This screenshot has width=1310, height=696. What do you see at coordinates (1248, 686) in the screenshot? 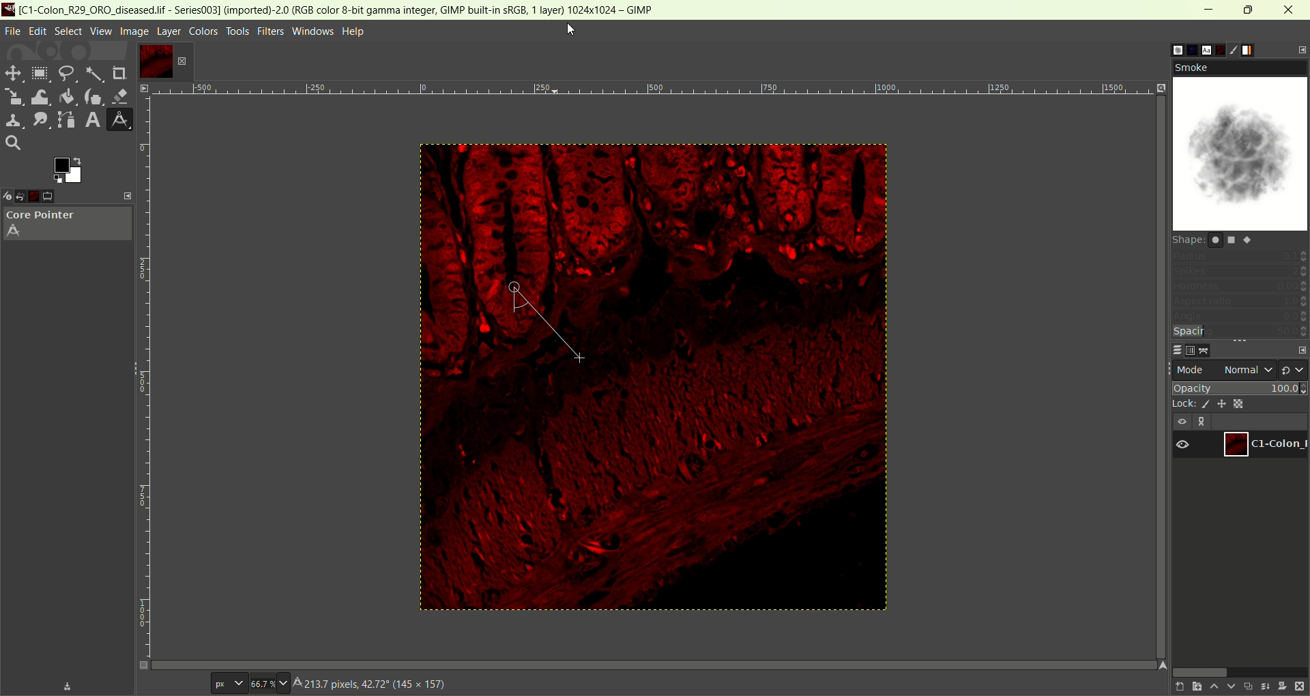
I see `duplicate layer` at bounding box center [1248, 686].